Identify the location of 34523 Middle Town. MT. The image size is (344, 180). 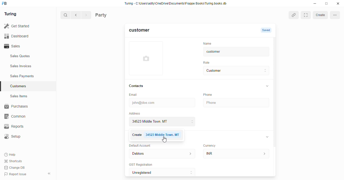
(162, 121).